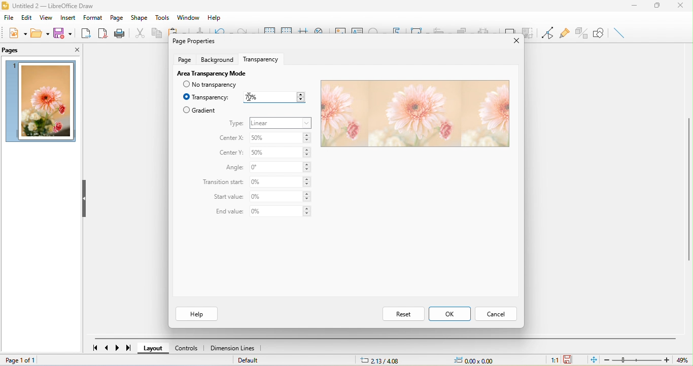 The height and width of the screenshot is (366, 693). I want to click on previous page, so click(108, 347).